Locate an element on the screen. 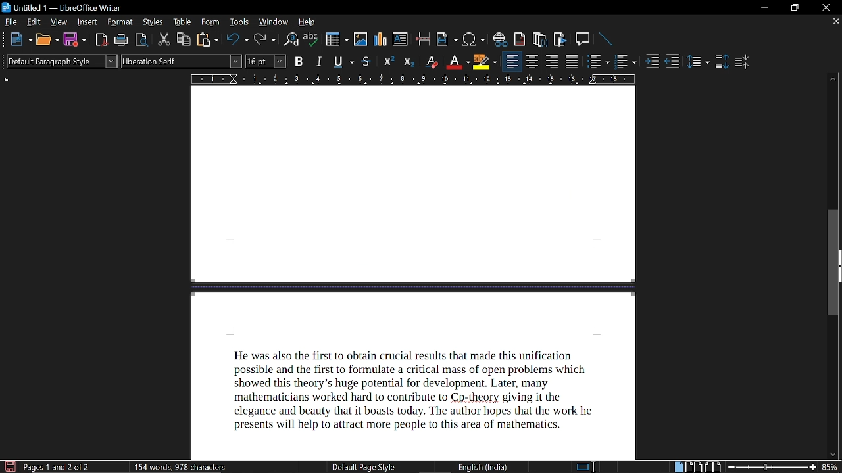  Insert endnote is located at coordinates (540, 40).